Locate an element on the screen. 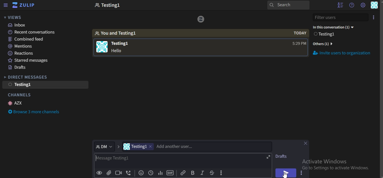 This screenshot has width=383, height=178. starred messages is located at coordinates (30, 61).